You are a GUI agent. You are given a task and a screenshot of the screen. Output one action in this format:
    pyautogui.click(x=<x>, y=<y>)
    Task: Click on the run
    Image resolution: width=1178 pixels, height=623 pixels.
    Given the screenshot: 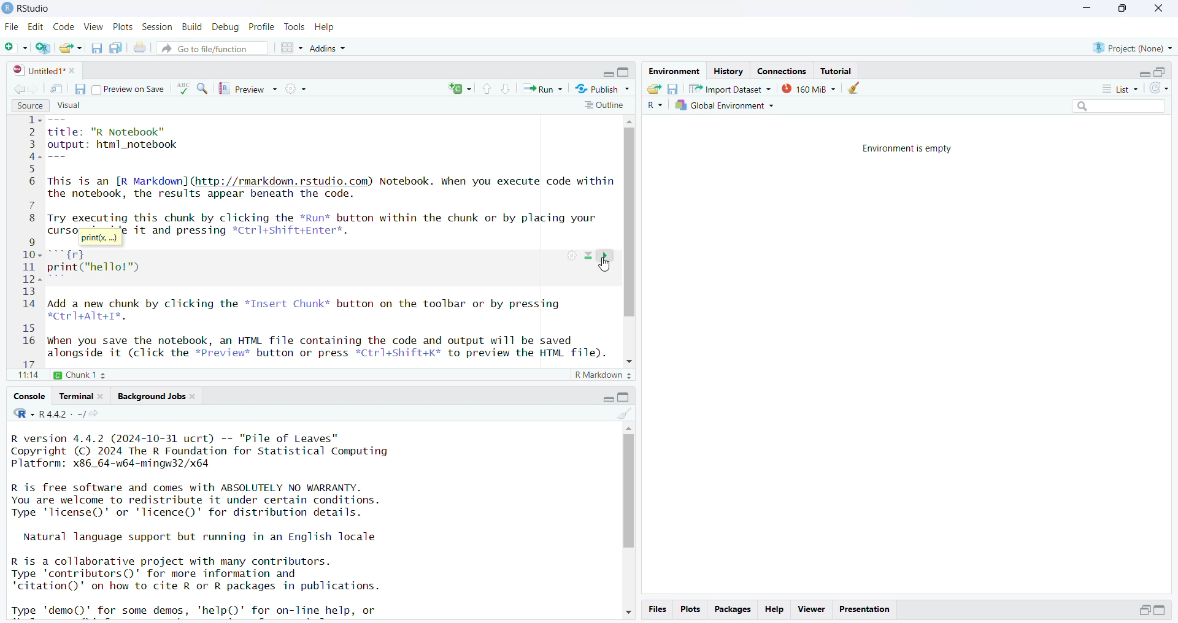 What is the action you would take?
    pyautogui.click(x=543, y=89)
    